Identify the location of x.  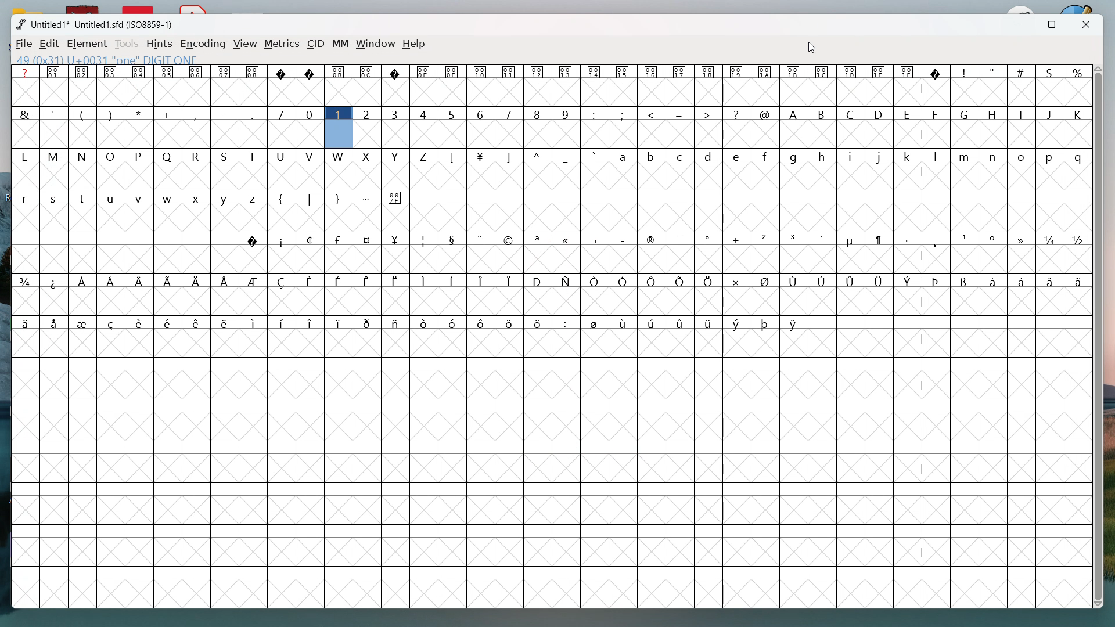
(197, 197).